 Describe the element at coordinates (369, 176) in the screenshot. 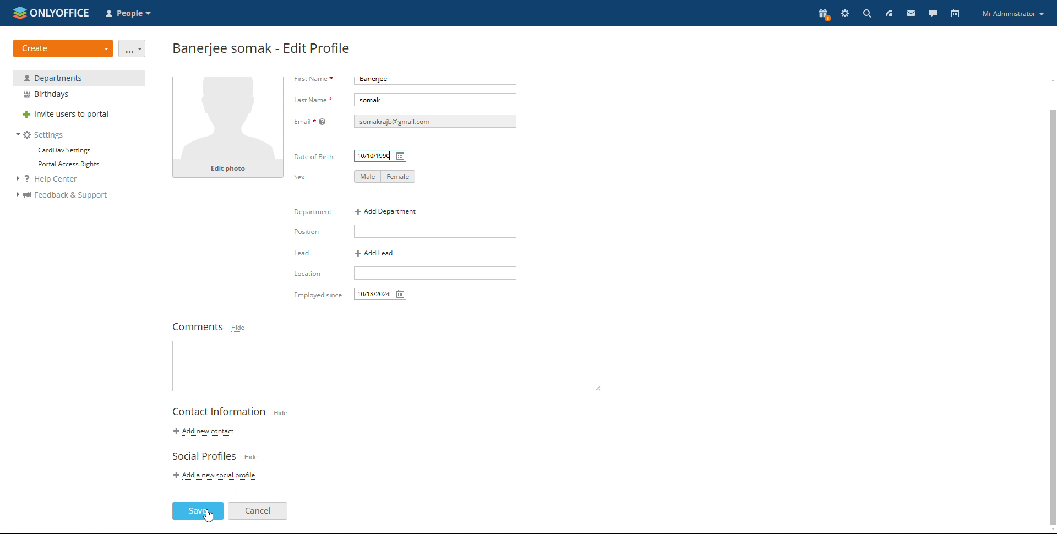

I see `male` at that location.